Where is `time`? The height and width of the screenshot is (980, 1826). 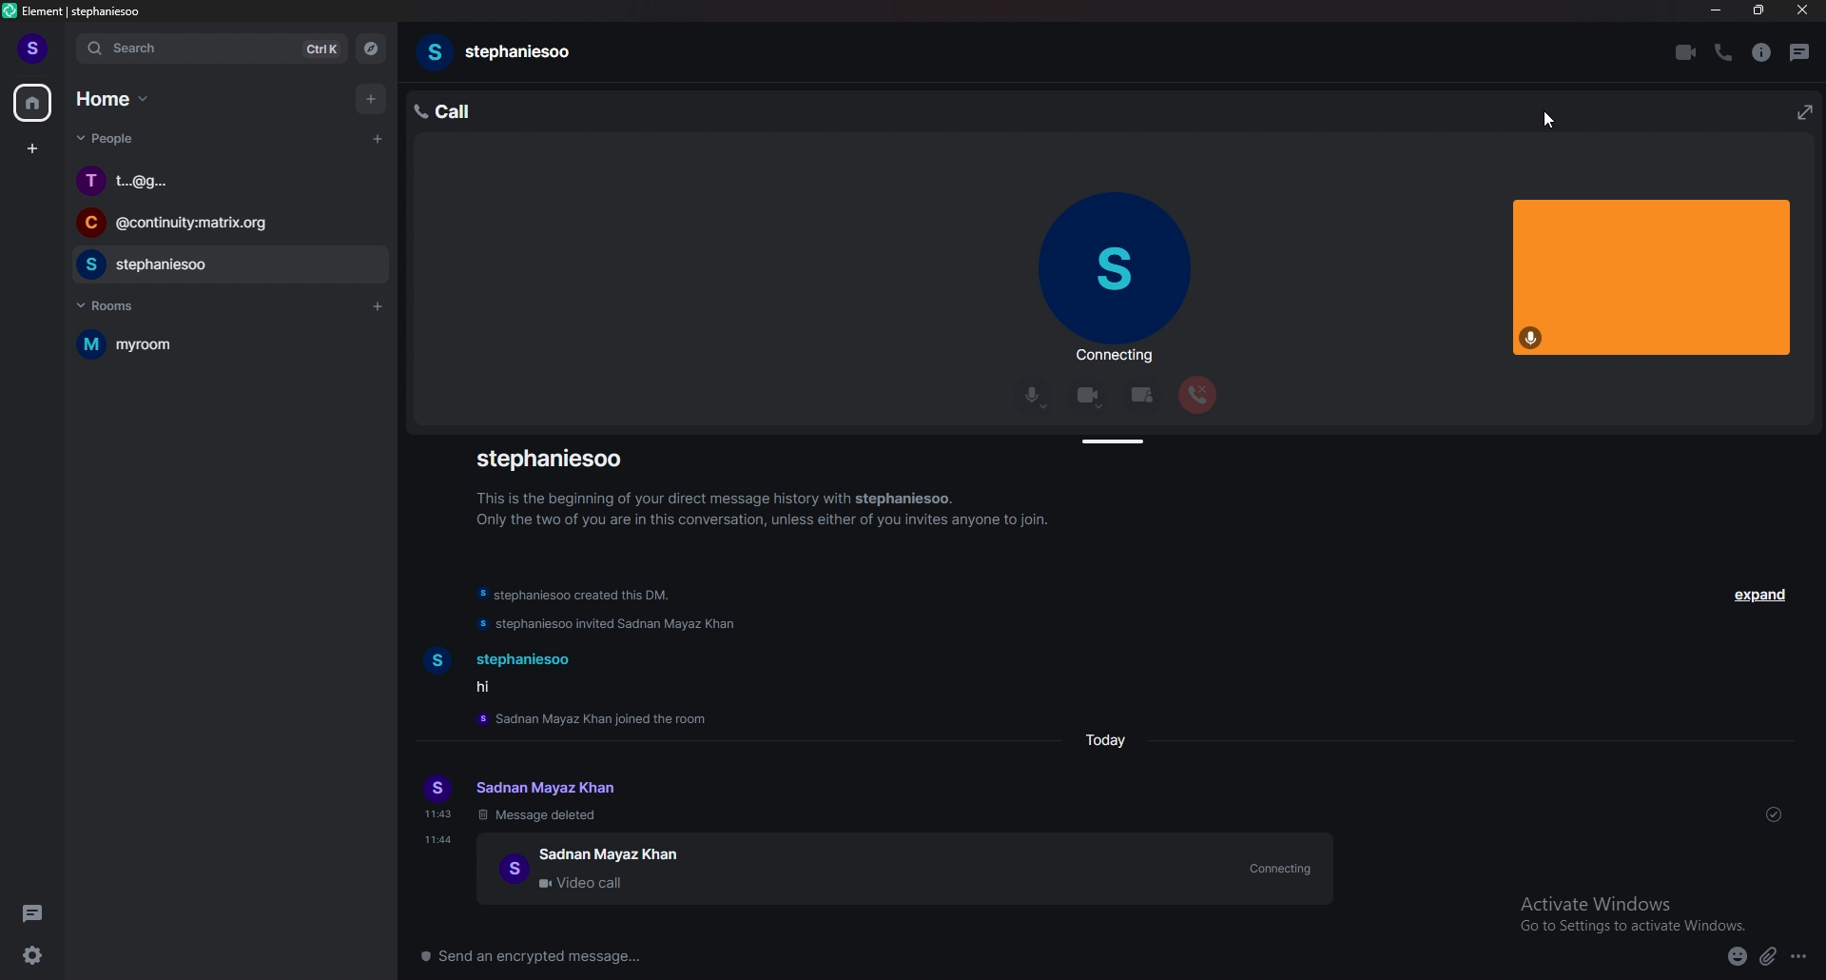
time is located at coordinates (440, 839).